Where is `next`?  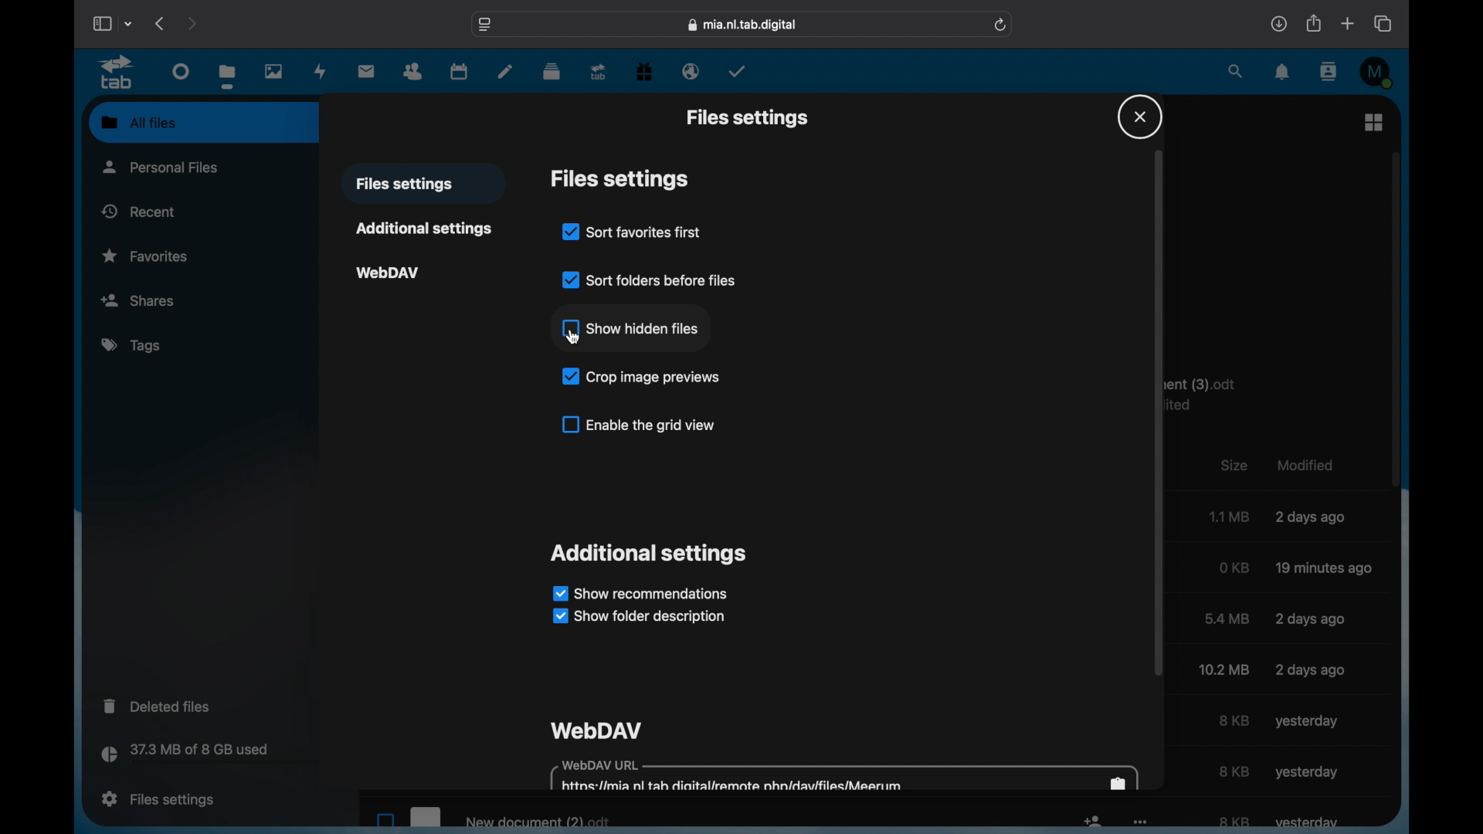 next is located at coordinates (192, 24).